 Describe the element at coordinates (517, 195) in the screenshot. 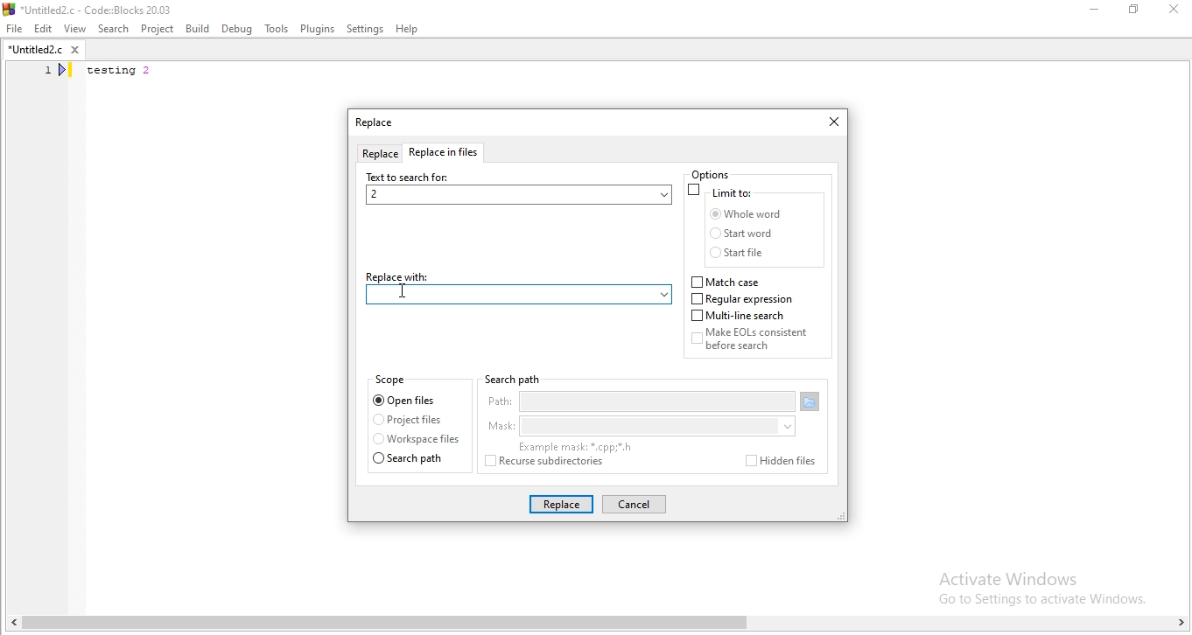

I see `2` at that location.